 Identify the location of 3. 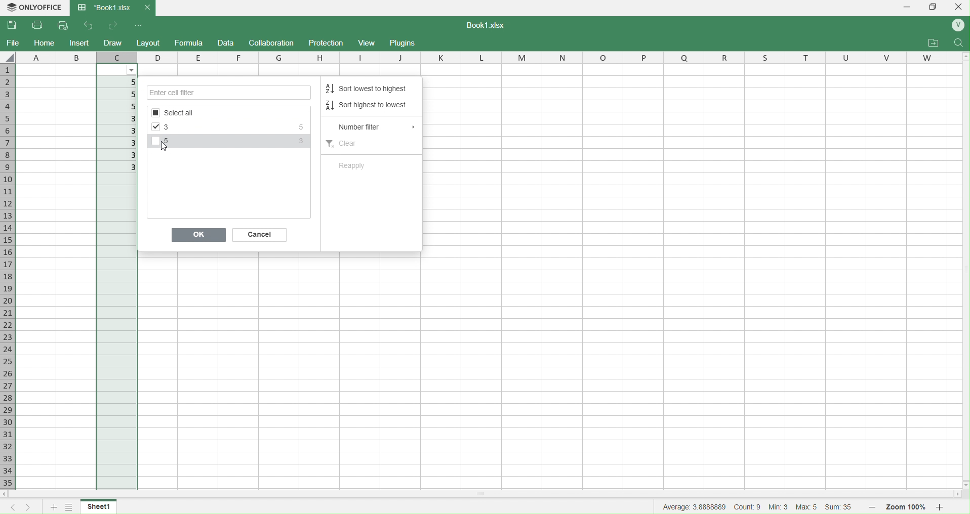
(173, 127).